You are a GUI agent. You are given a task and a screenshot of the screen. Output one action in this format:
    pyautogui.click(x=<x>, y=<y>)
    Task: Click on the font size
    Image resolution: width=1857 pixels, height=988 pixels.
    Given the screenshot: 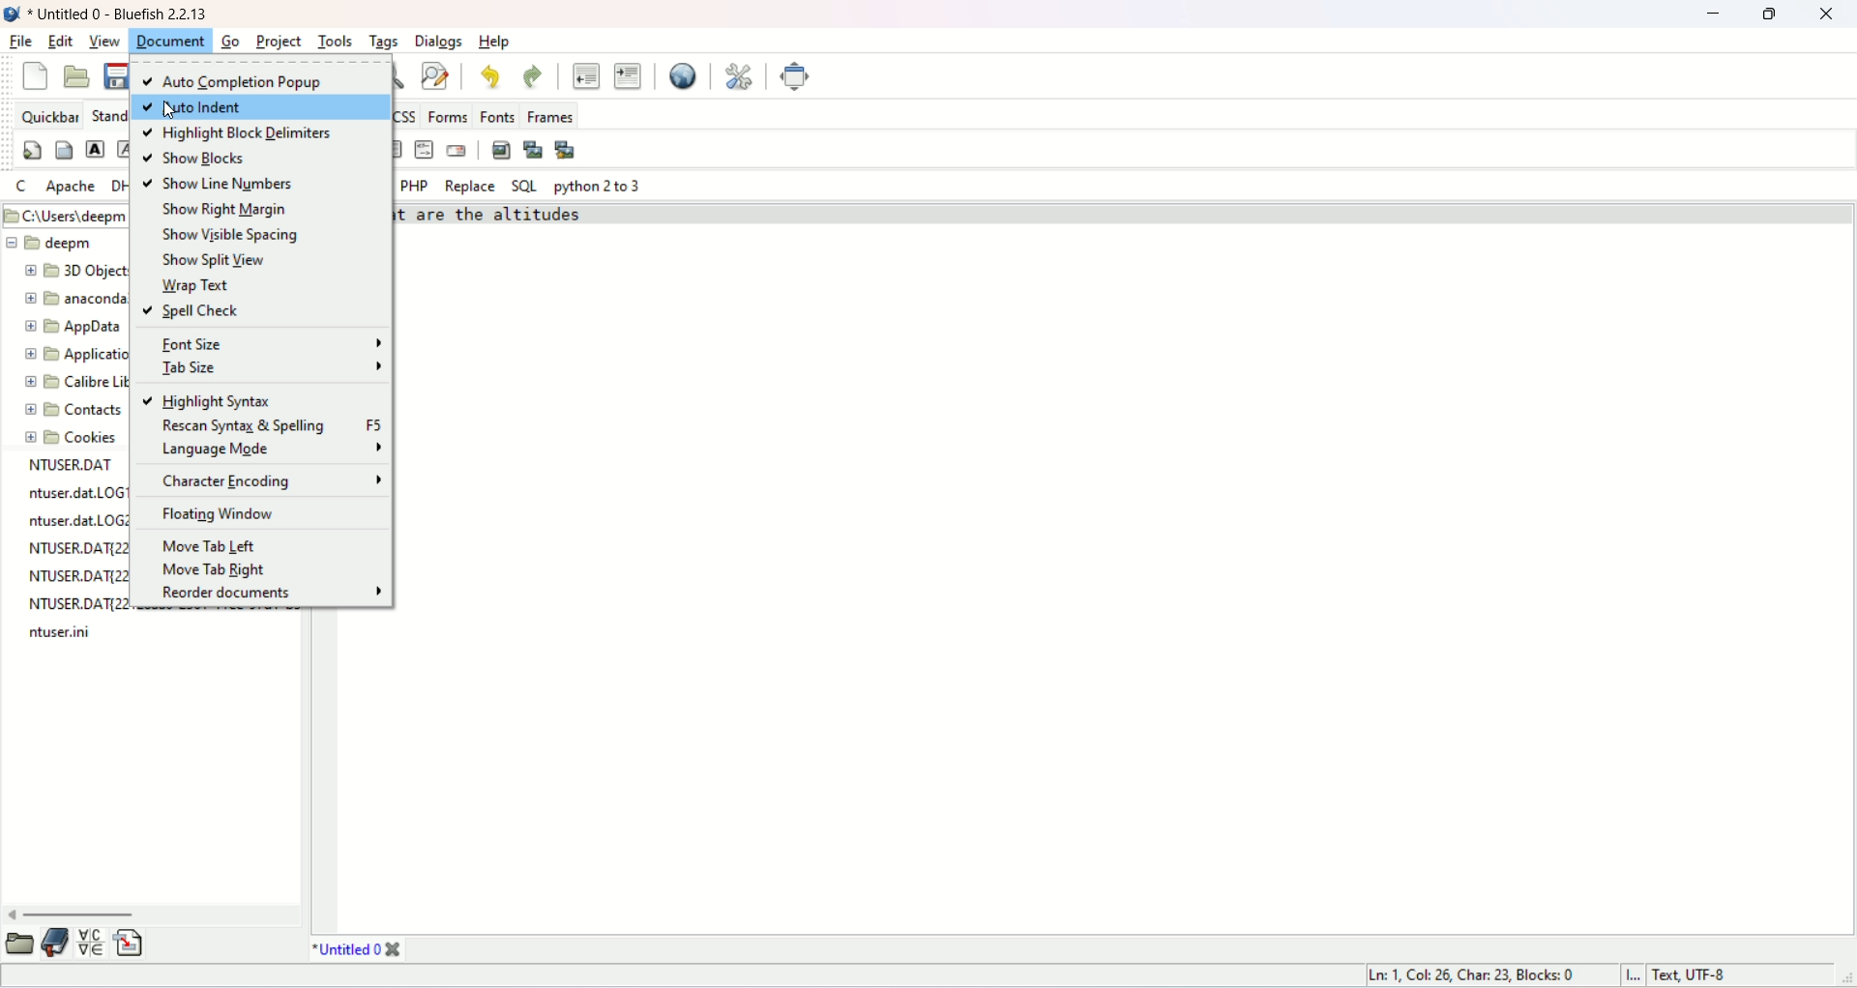 What is the action you would take?
    pyautogui.click(x=272, y=343)
    